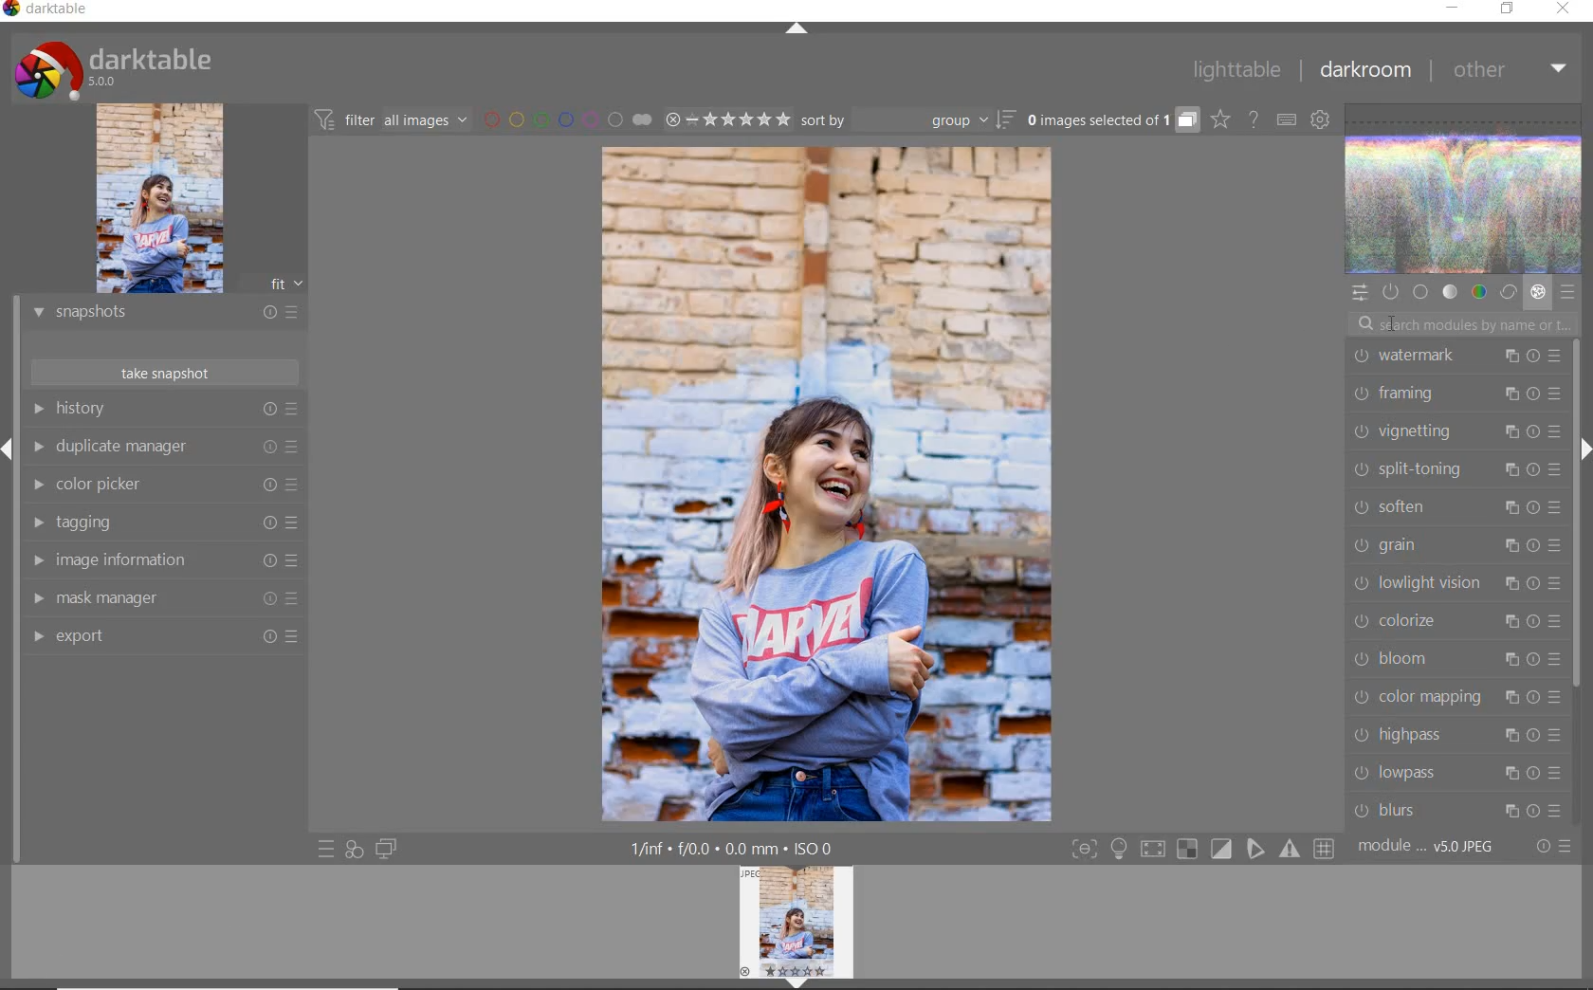 The image size is (1593, 990). I want to click on lowpass, so click(1458, 772).